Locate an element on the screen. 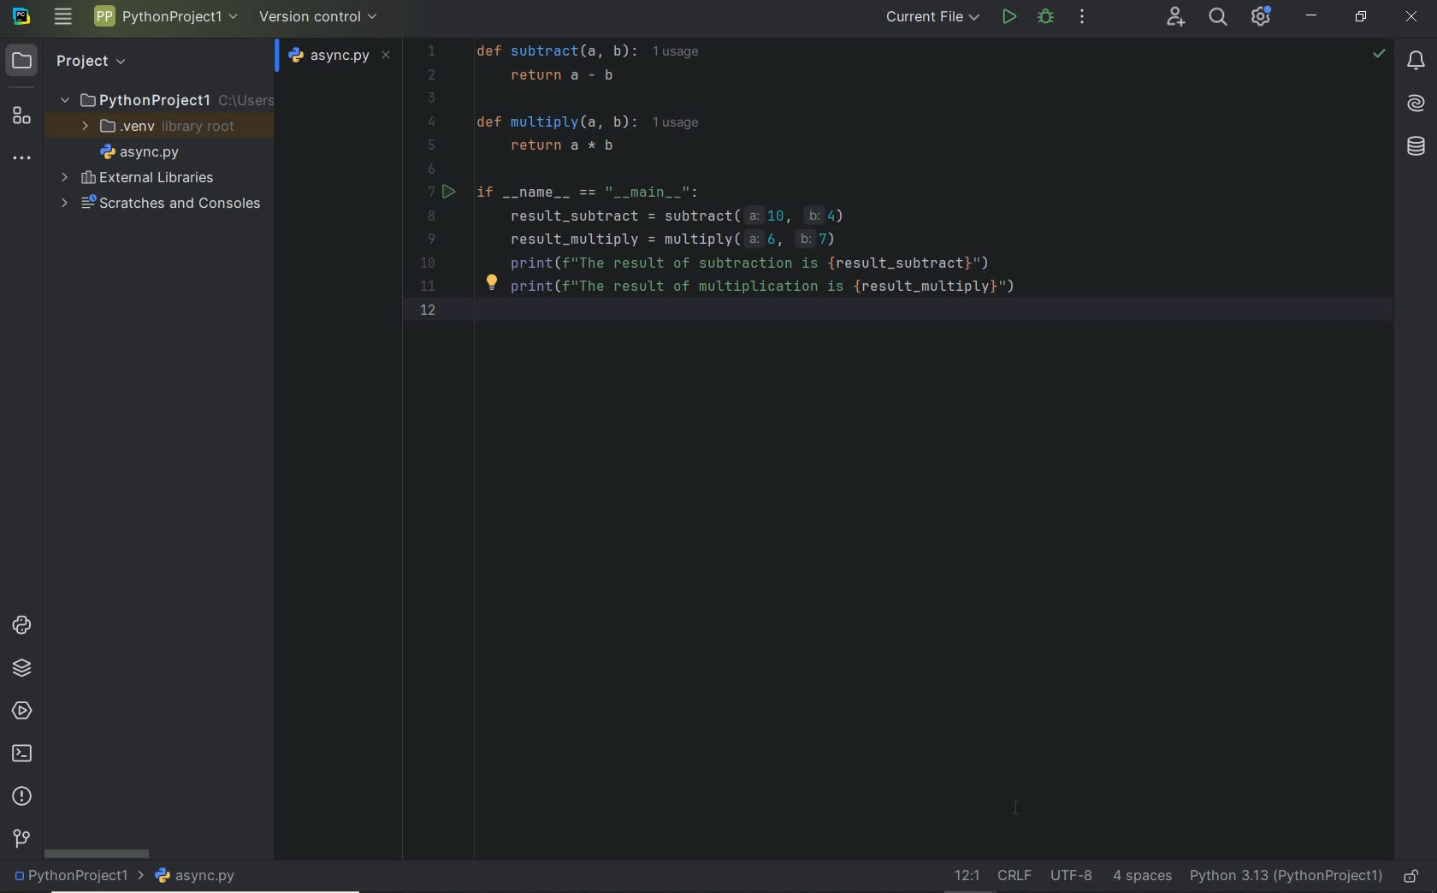 This screenshot has height=893, width=1437. no problems is located at coordinates (1379, 53).